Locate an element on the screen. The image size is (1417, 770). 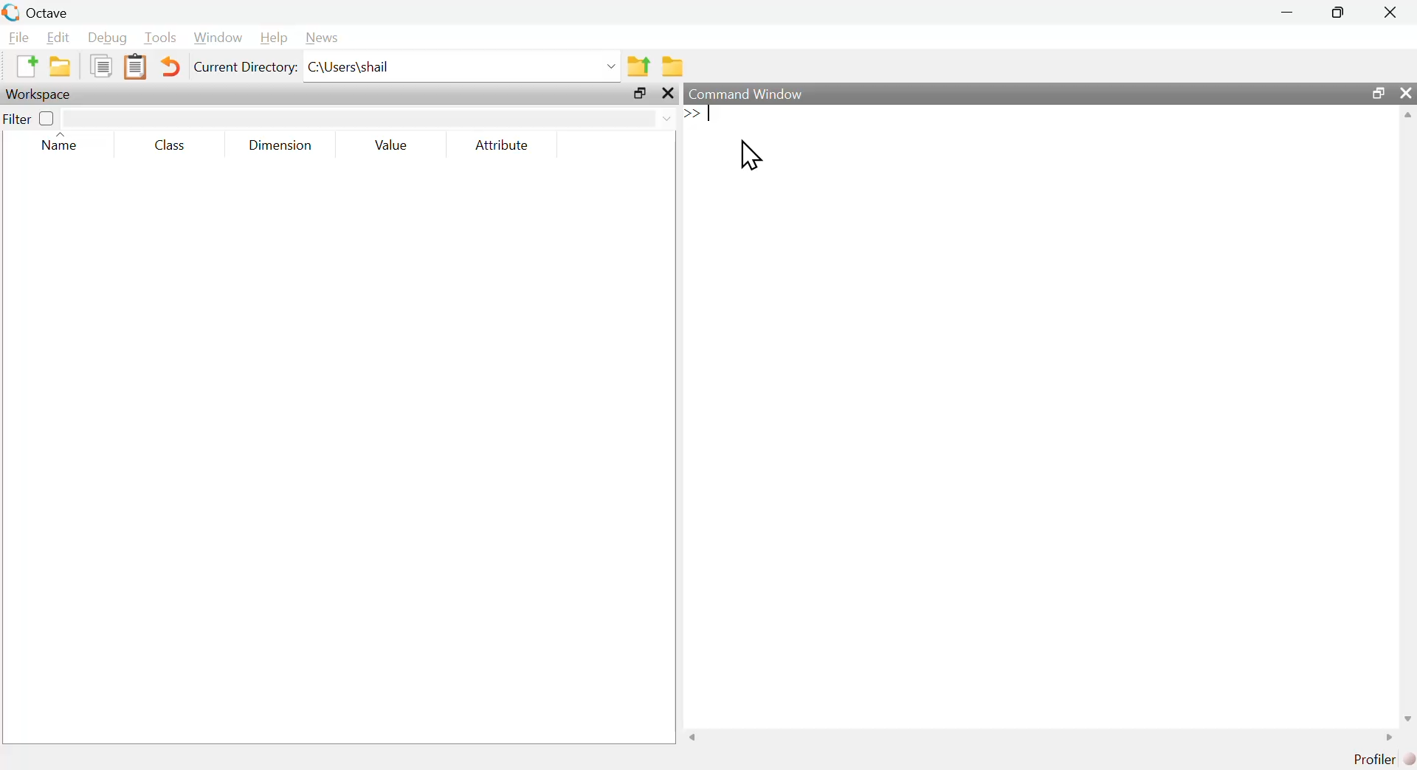
restore down is located at coordinates (1376, 94).